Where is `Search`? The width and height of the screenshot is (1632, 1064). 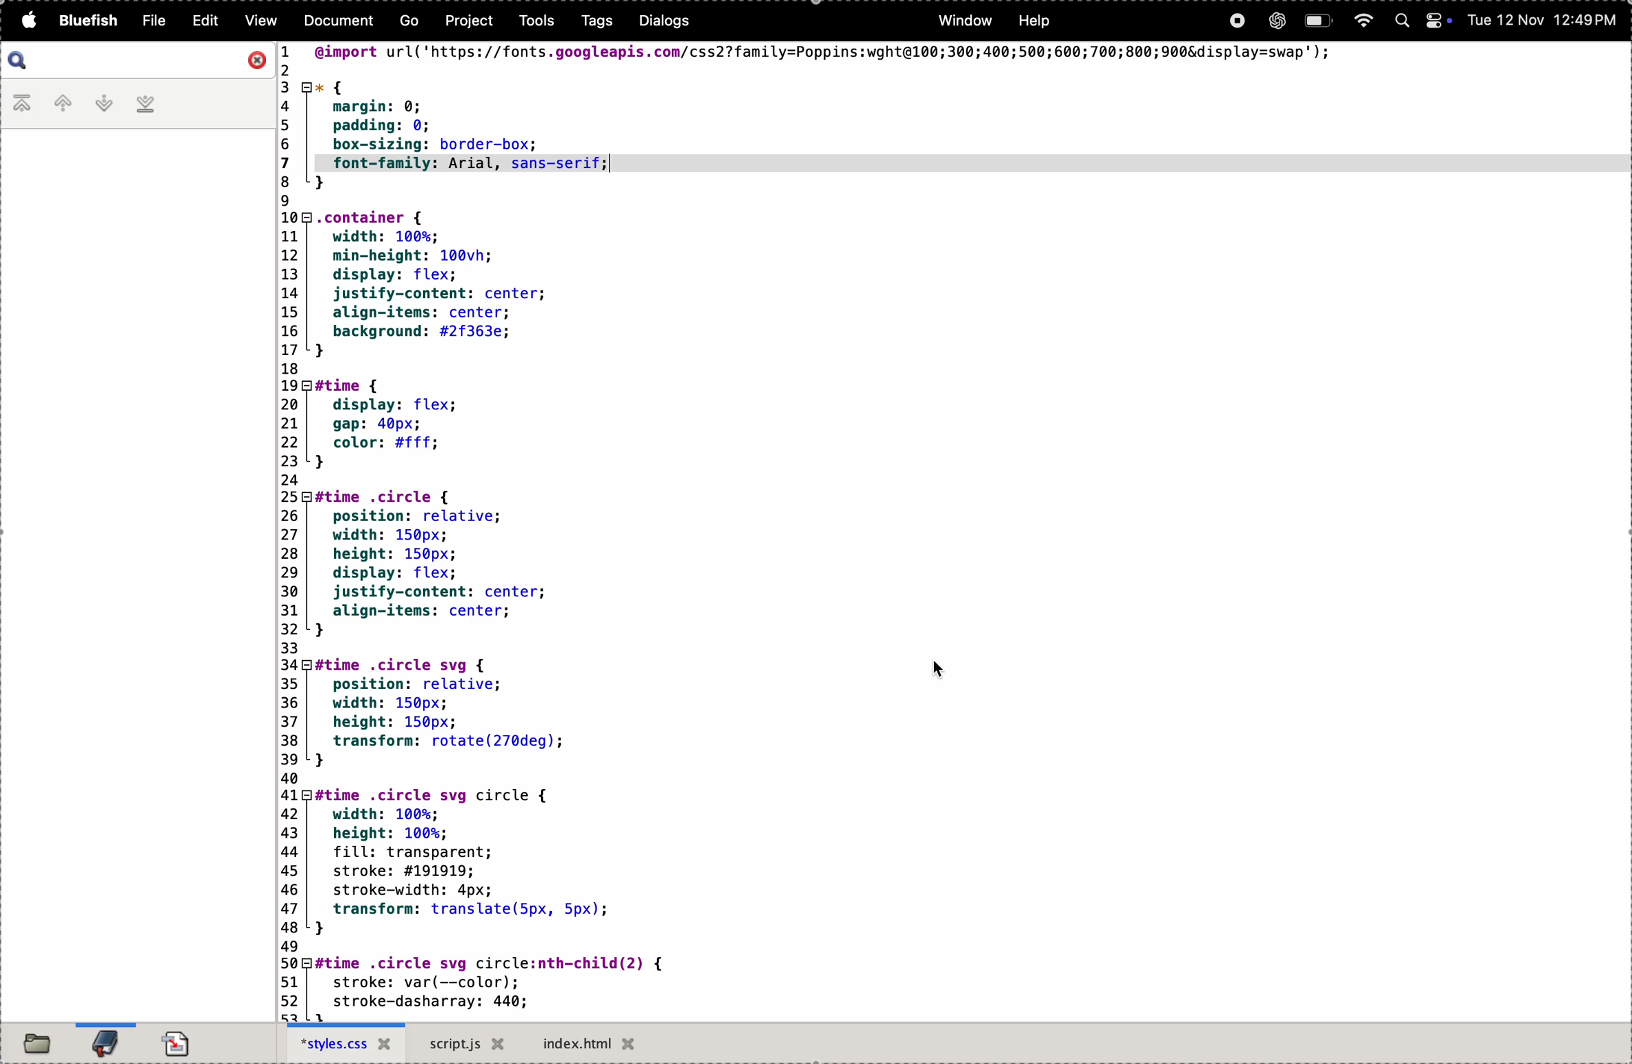 Search is located at coordinates (19, 59).